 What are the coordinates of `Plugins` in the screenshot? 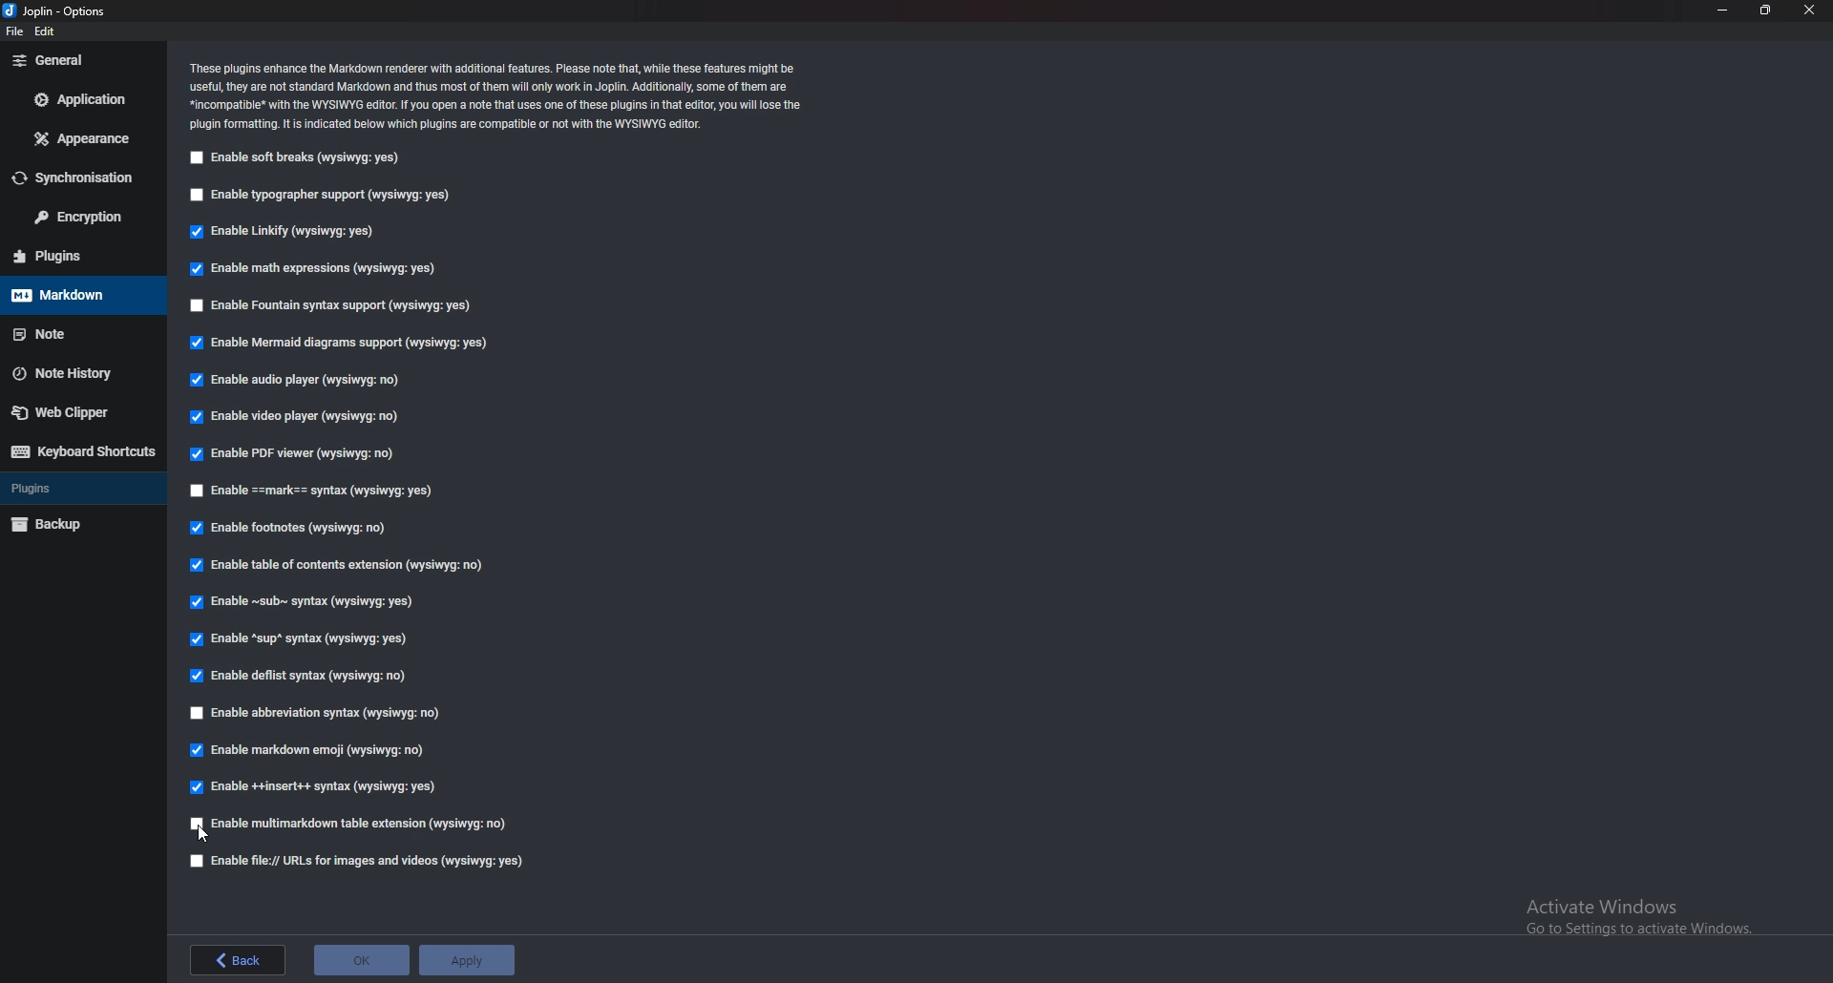 It's located at (75, 256).